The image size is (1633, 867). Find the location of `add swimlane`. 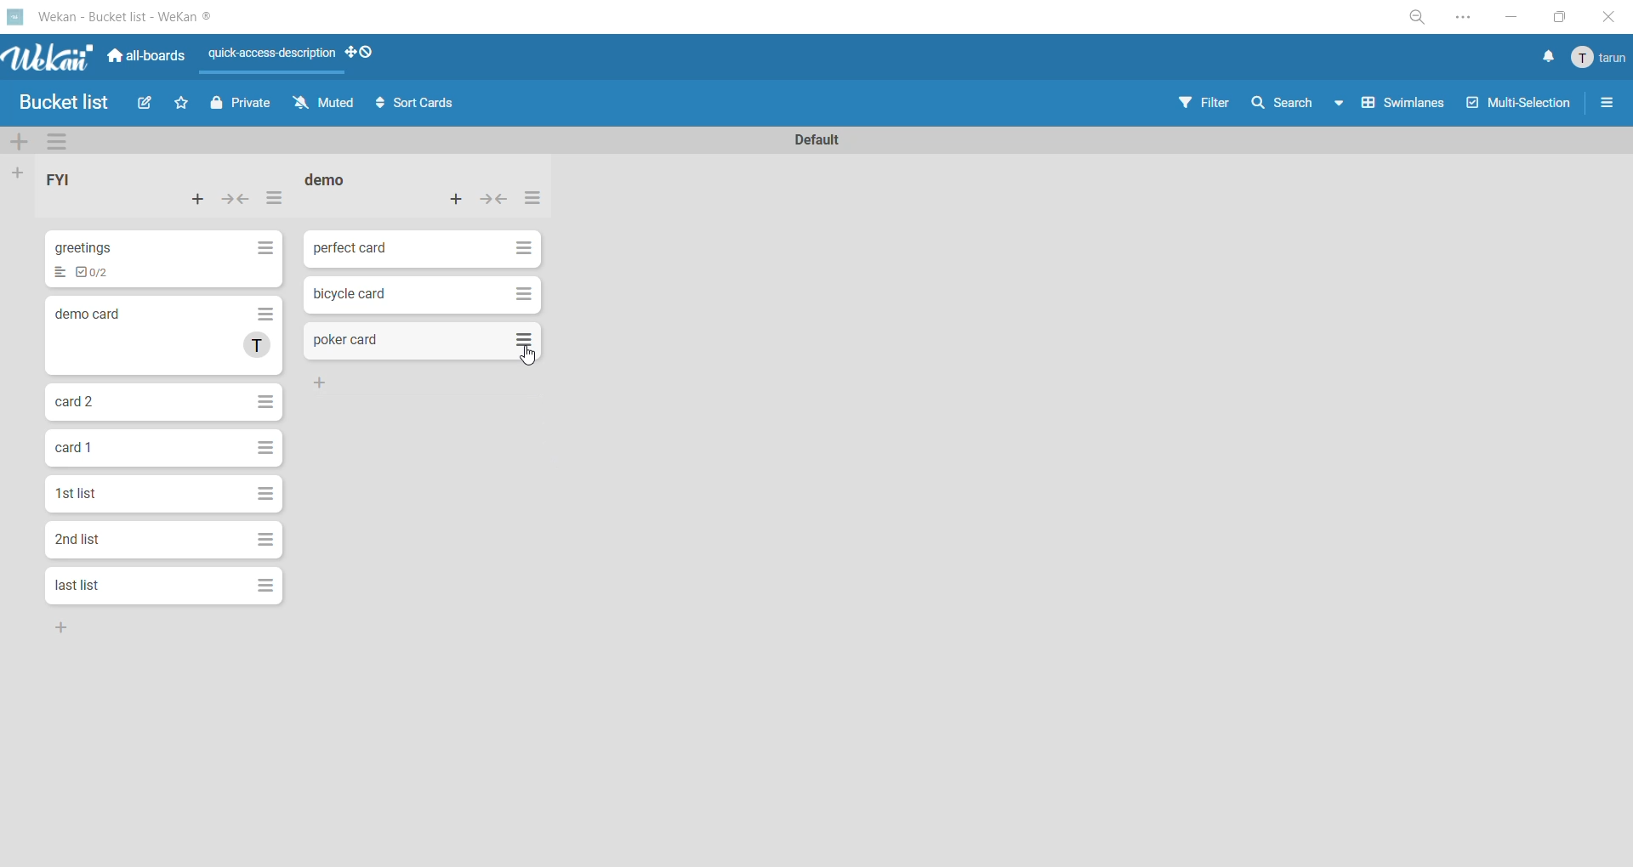

add swimlane is located at coordinates (21, 144).